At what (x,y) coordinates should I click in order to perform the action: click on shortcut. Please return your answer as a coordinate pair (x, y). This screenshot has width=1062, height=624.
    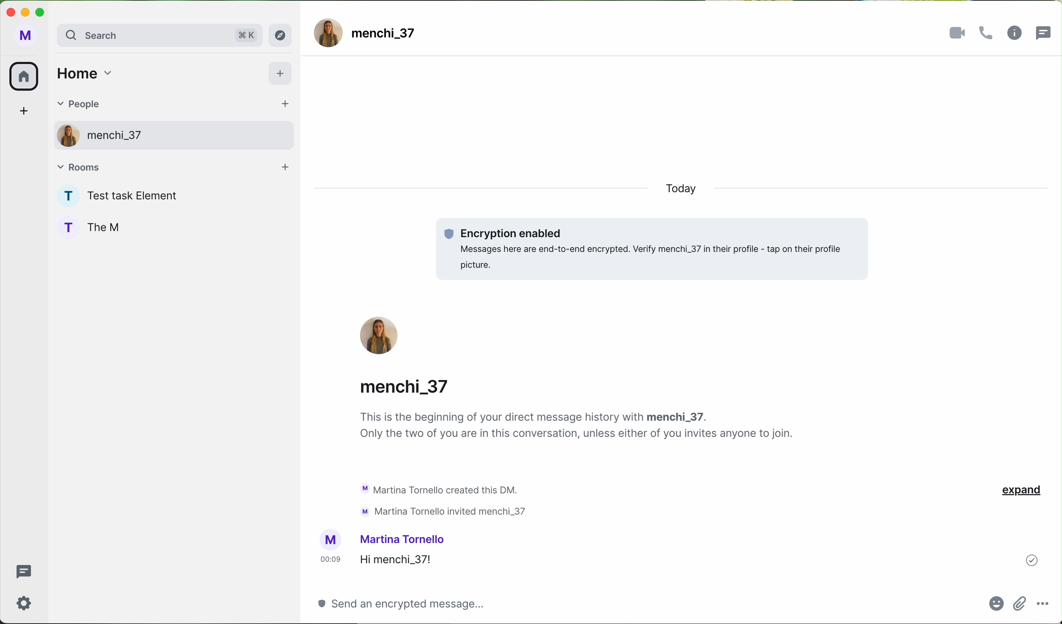
    Looking at the image, I should click on (245, 36).